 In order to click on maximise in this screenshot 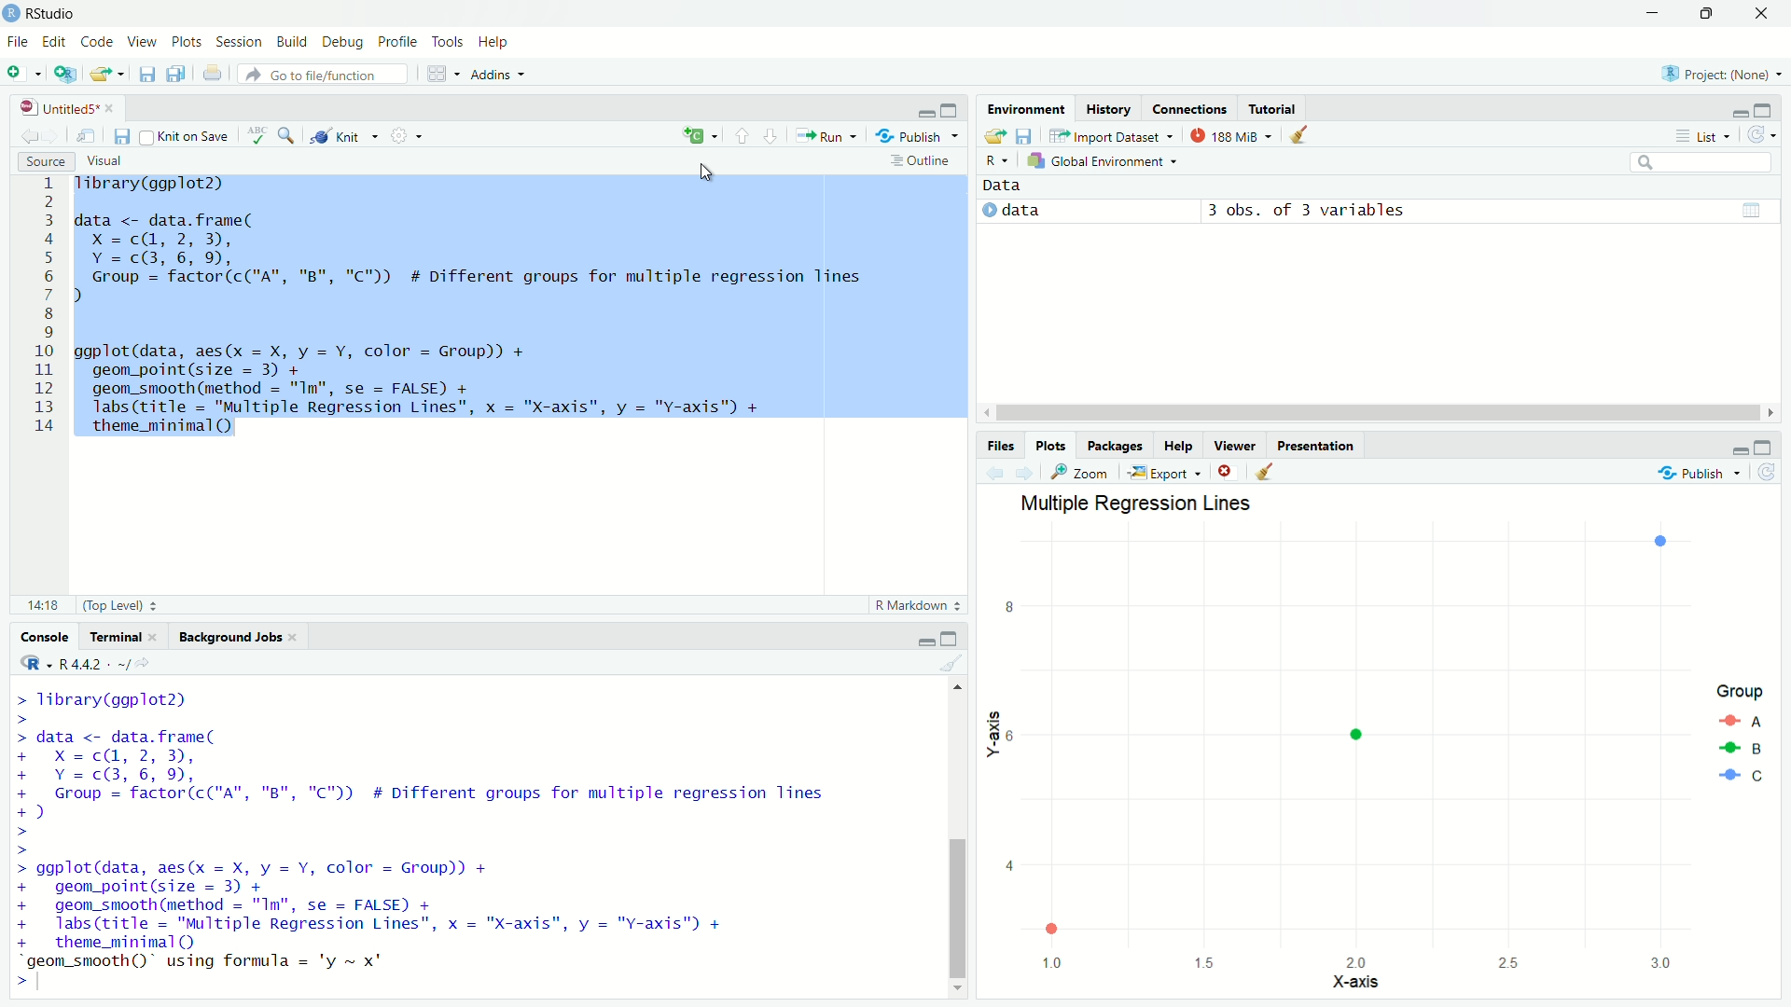, I will do `click(1770, 446)`.